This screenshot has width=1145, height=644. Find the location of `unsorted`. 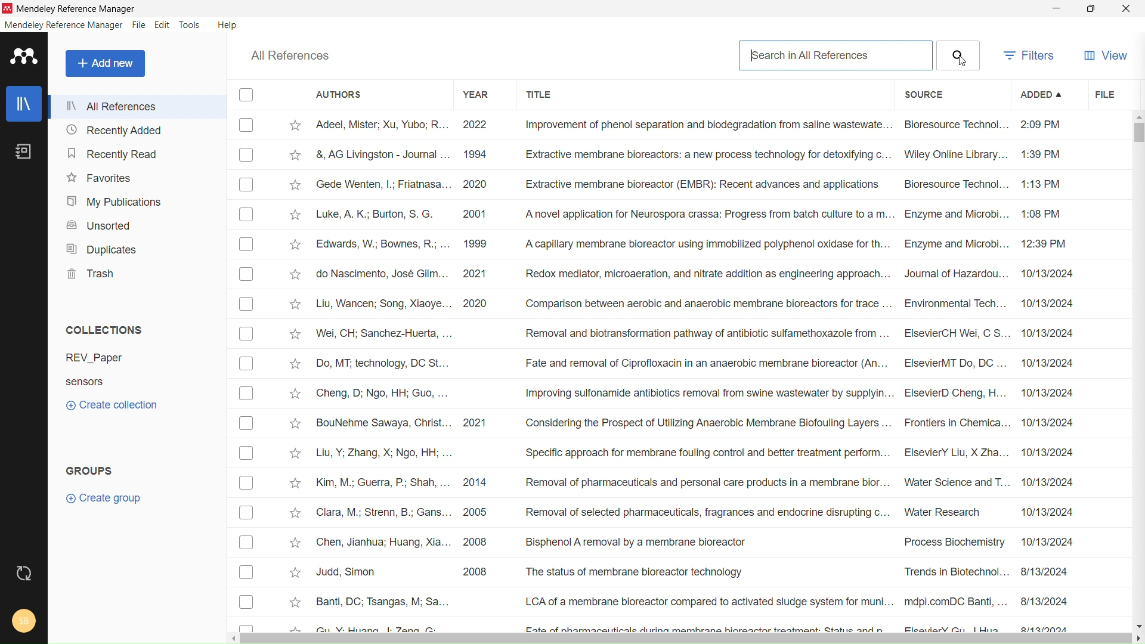

unsorted is located at coordinates (137, 224).